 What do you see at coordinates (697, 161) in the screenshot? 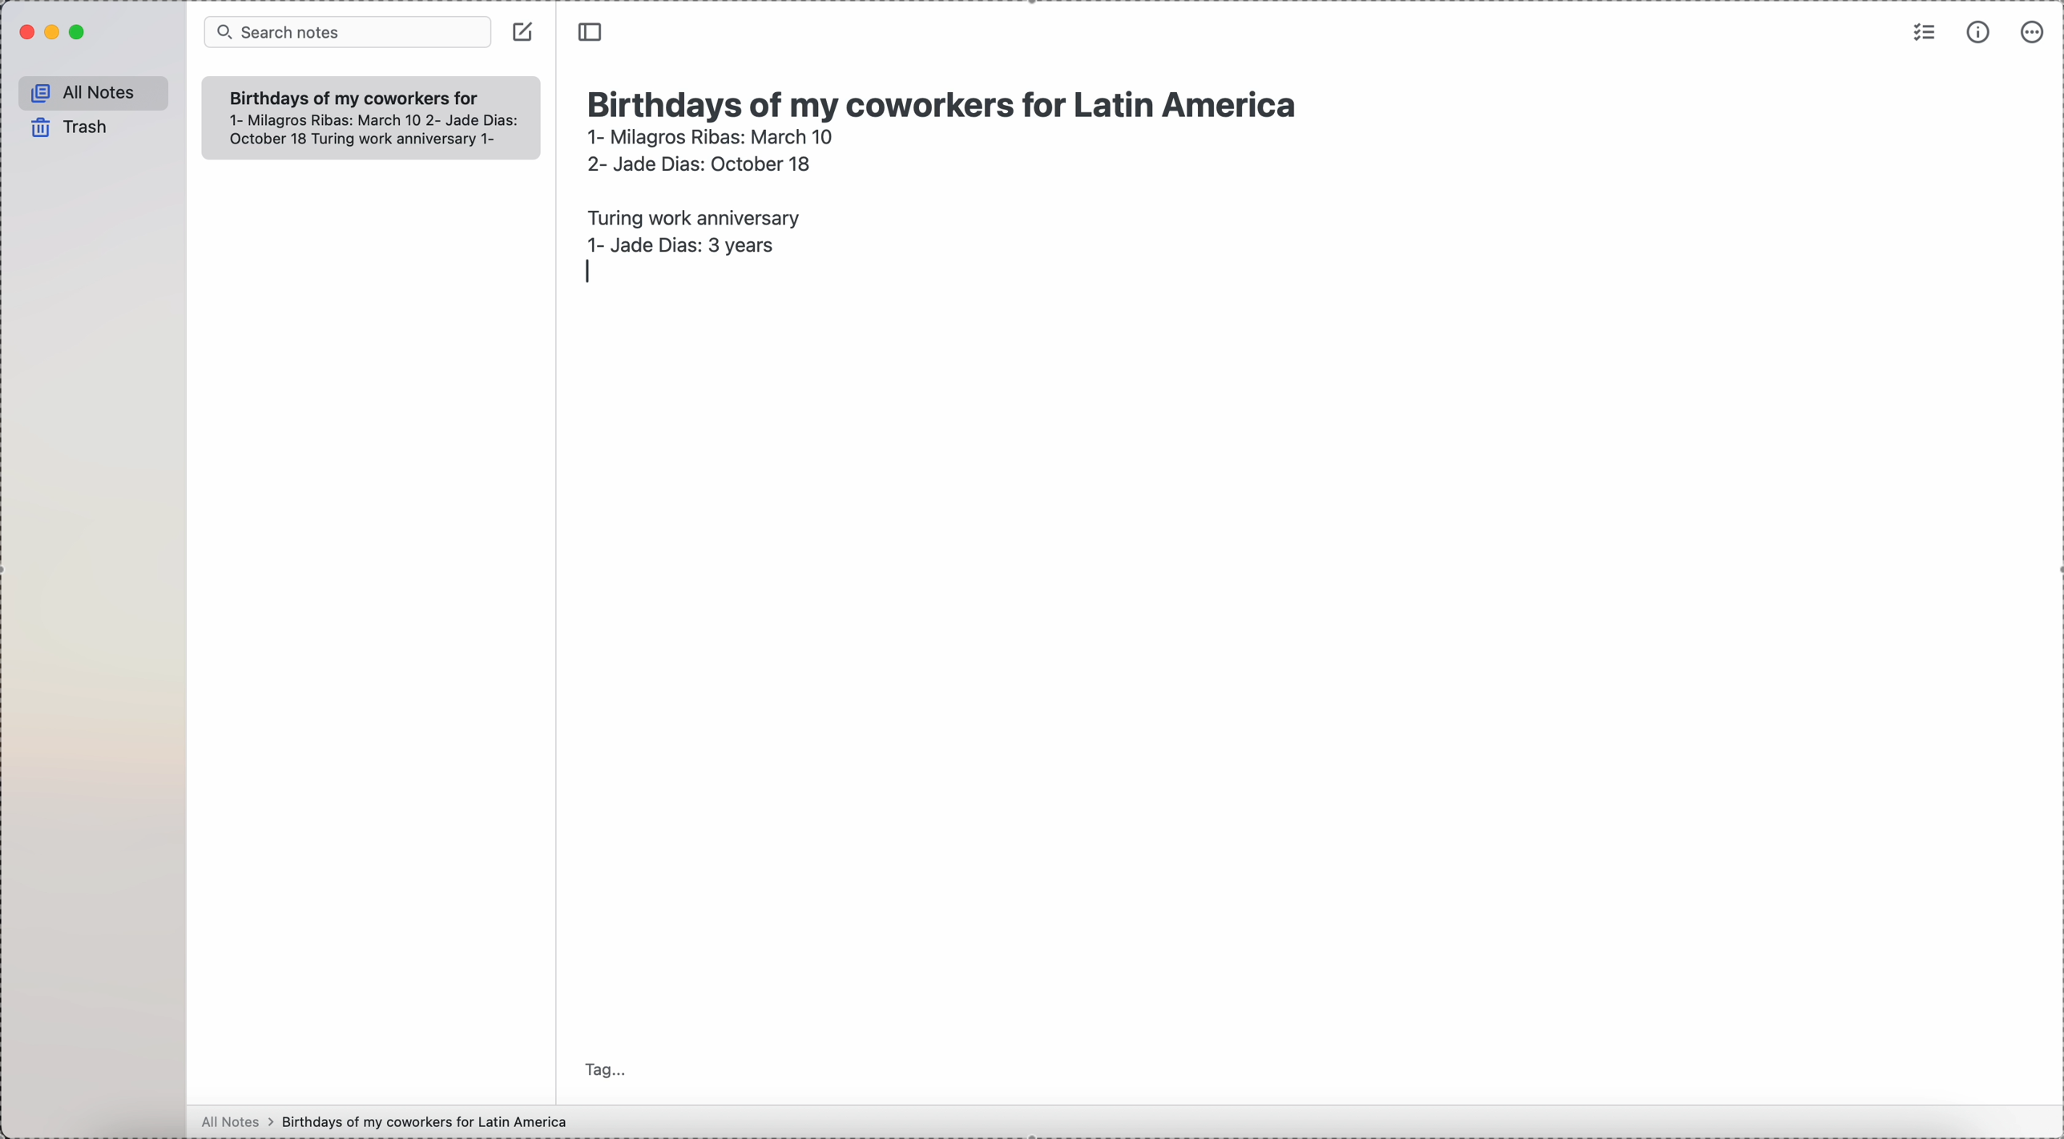
I see `2- Jade Dias: October 18` at bounding box center [697, 161].